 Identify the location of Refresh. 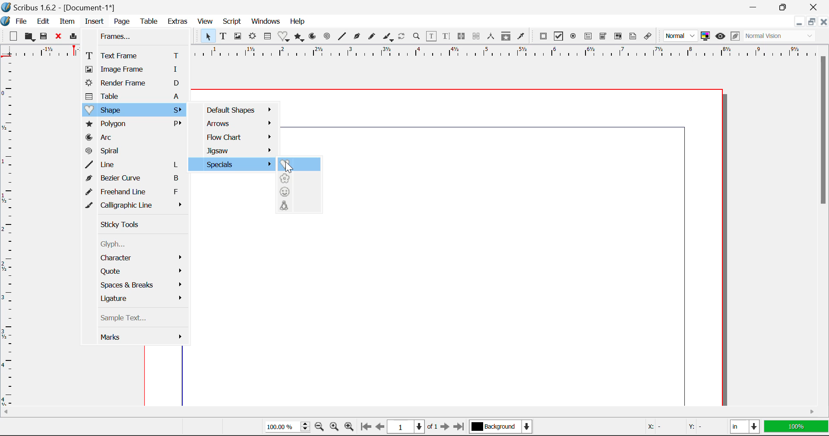
(403, 38).